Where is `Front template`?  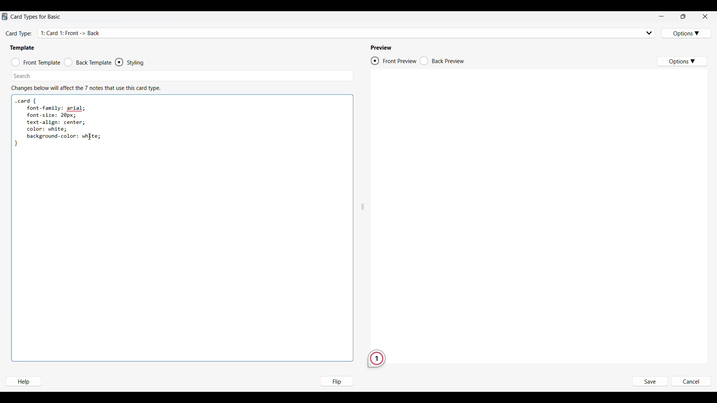 Front template is located at coordinates (36, 62).